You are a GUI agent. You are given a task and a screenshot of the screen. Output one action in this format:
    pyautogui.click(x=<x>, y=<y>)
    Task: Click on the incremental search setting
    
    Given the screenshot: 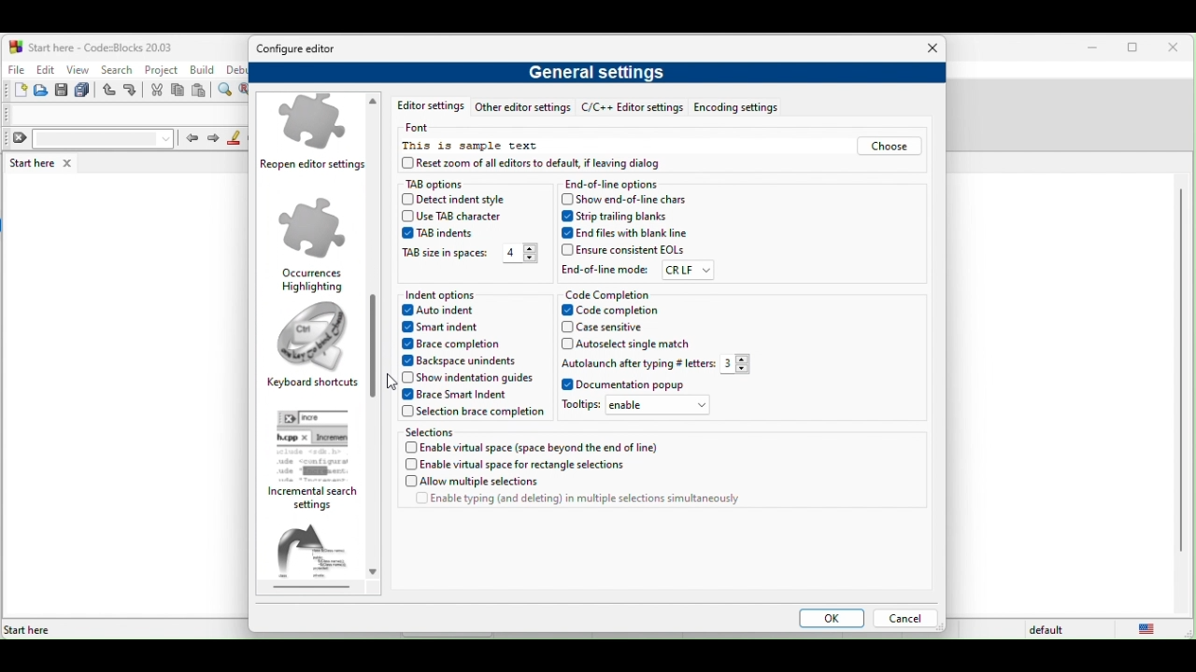 What is the action you would take?
    pyautogui.click(x=319, y=460)
    